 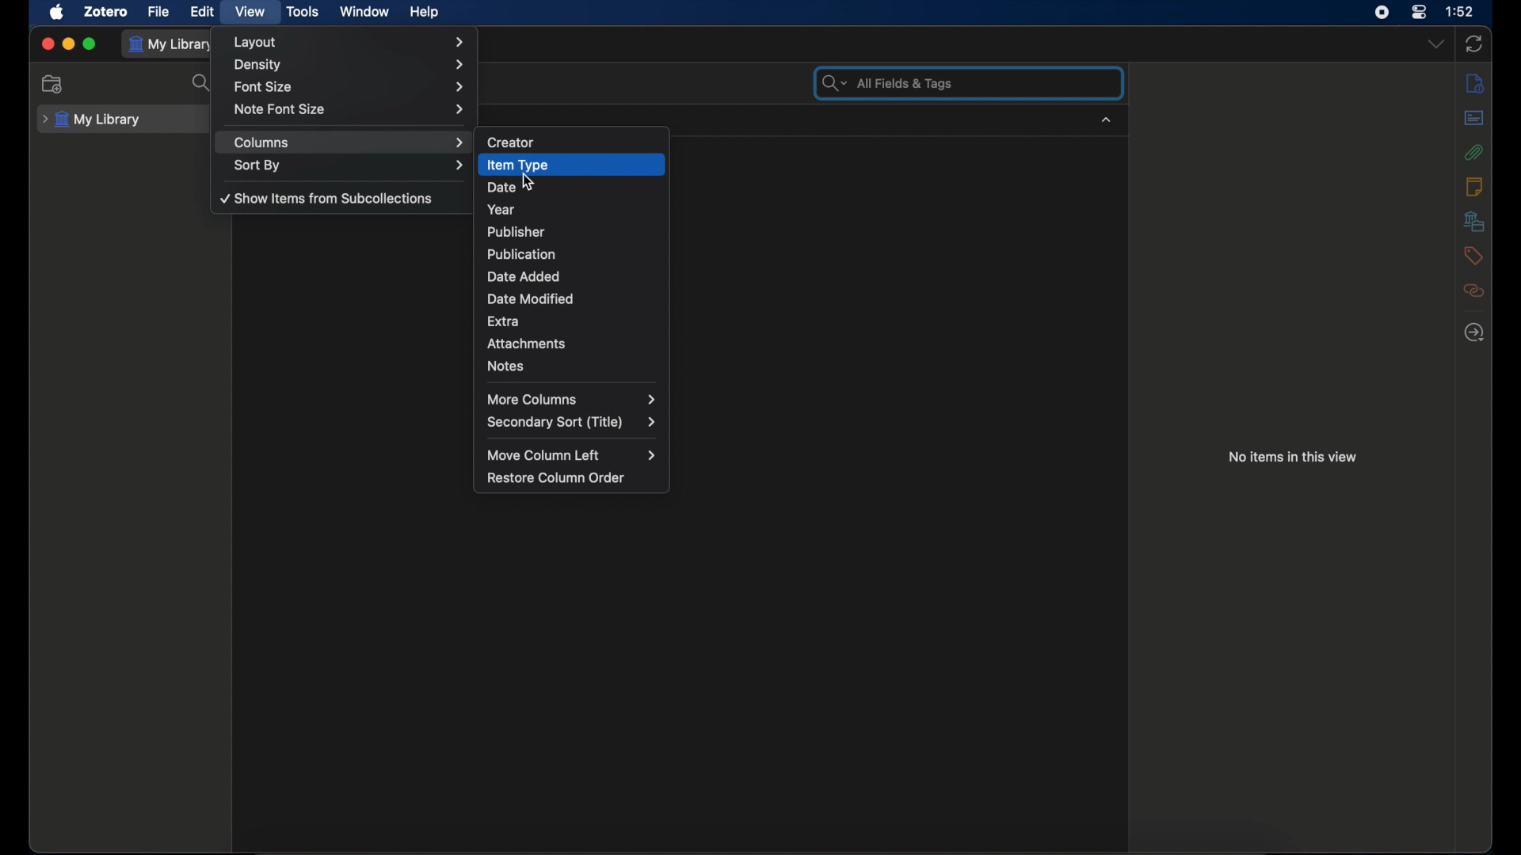 What do you see at coordinates (1436, 44) in the screenshot?
I see `dropdown` at bounding box center [1436, 44].